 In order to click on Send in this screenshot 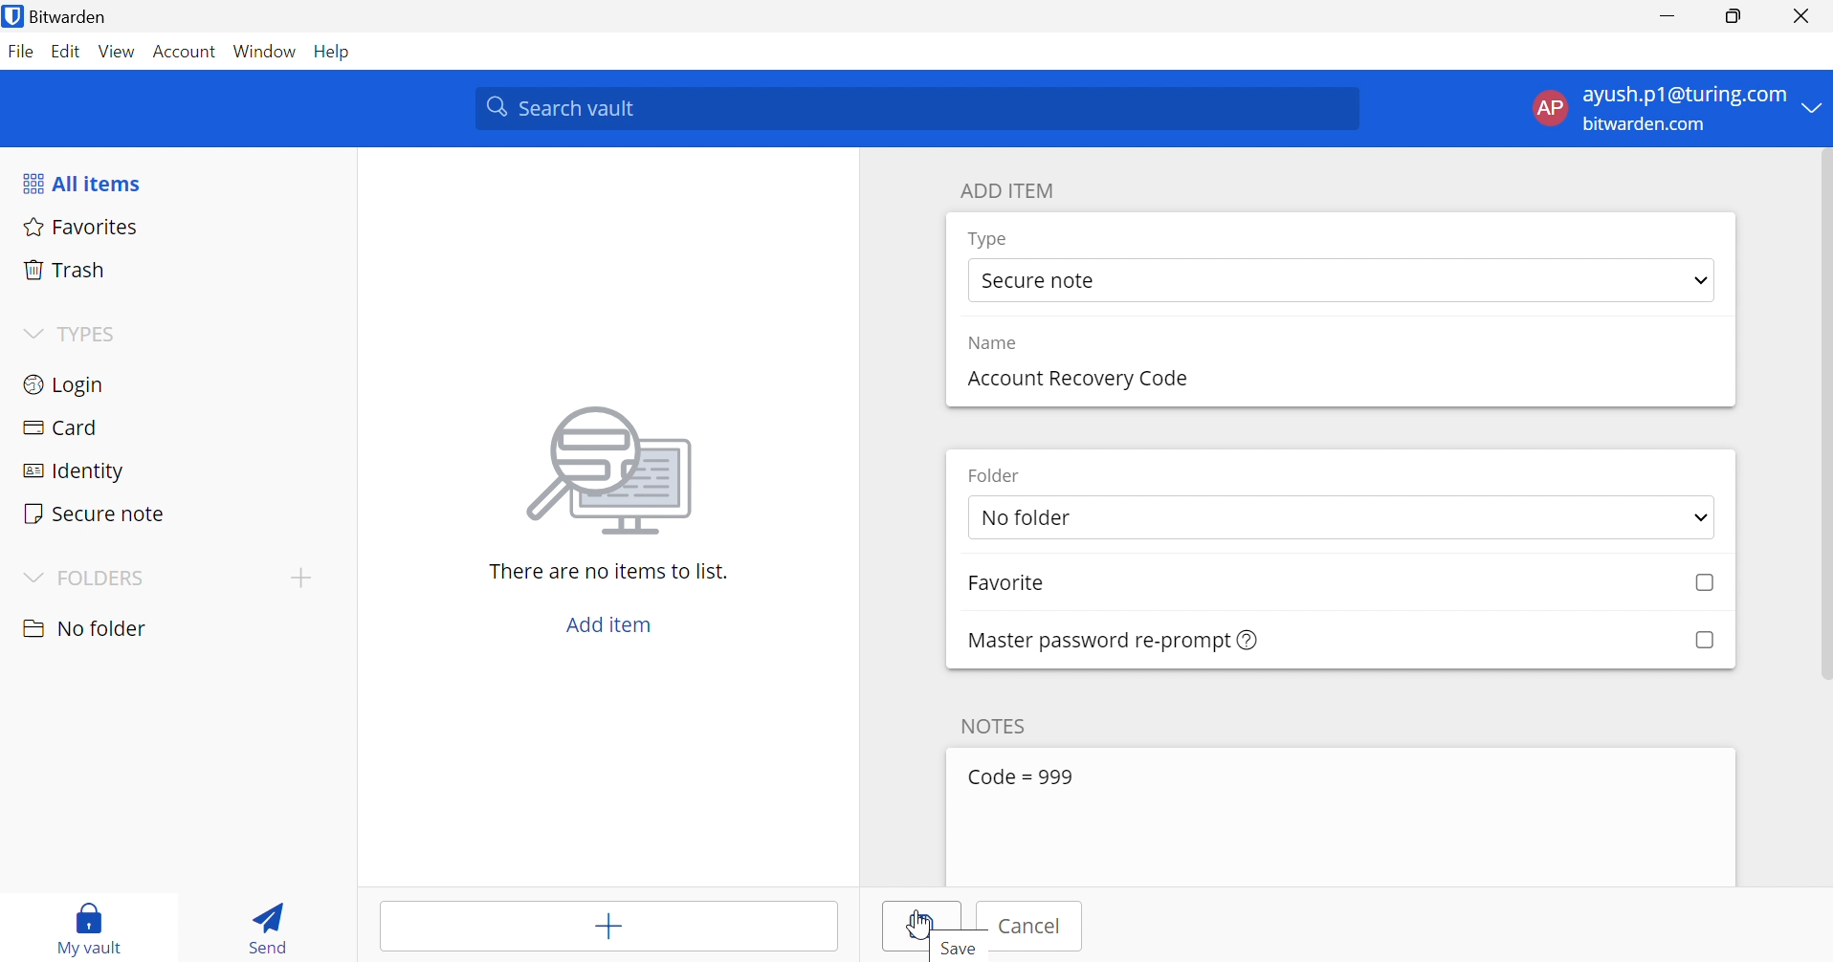, I will do `click(266, 931)`.